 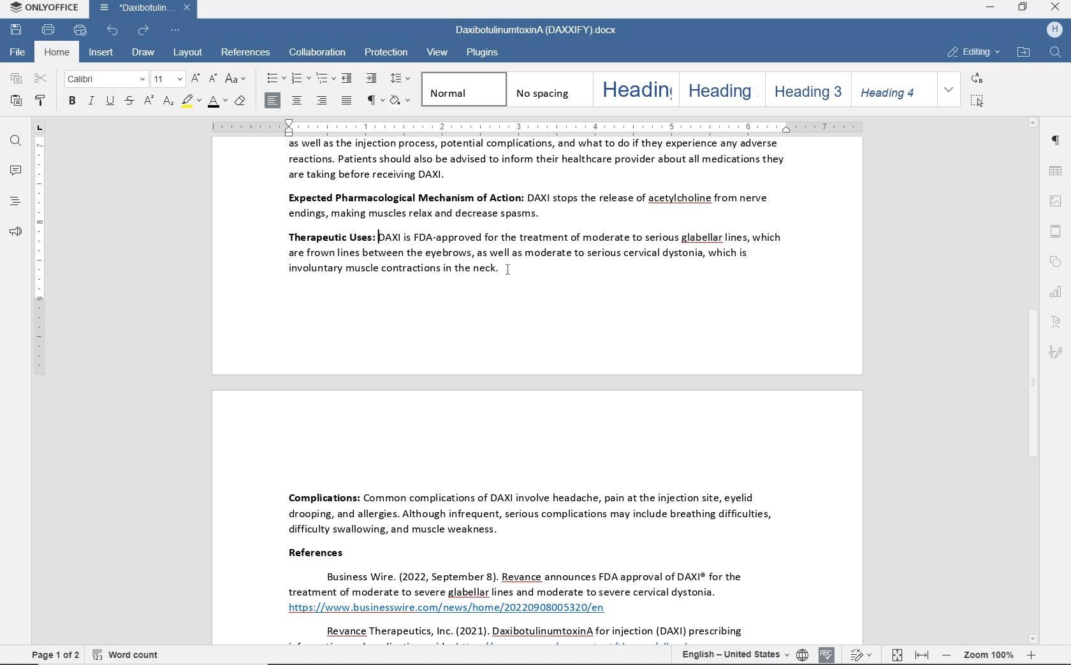 I want to click on quick print, so click(x=81, y=31).